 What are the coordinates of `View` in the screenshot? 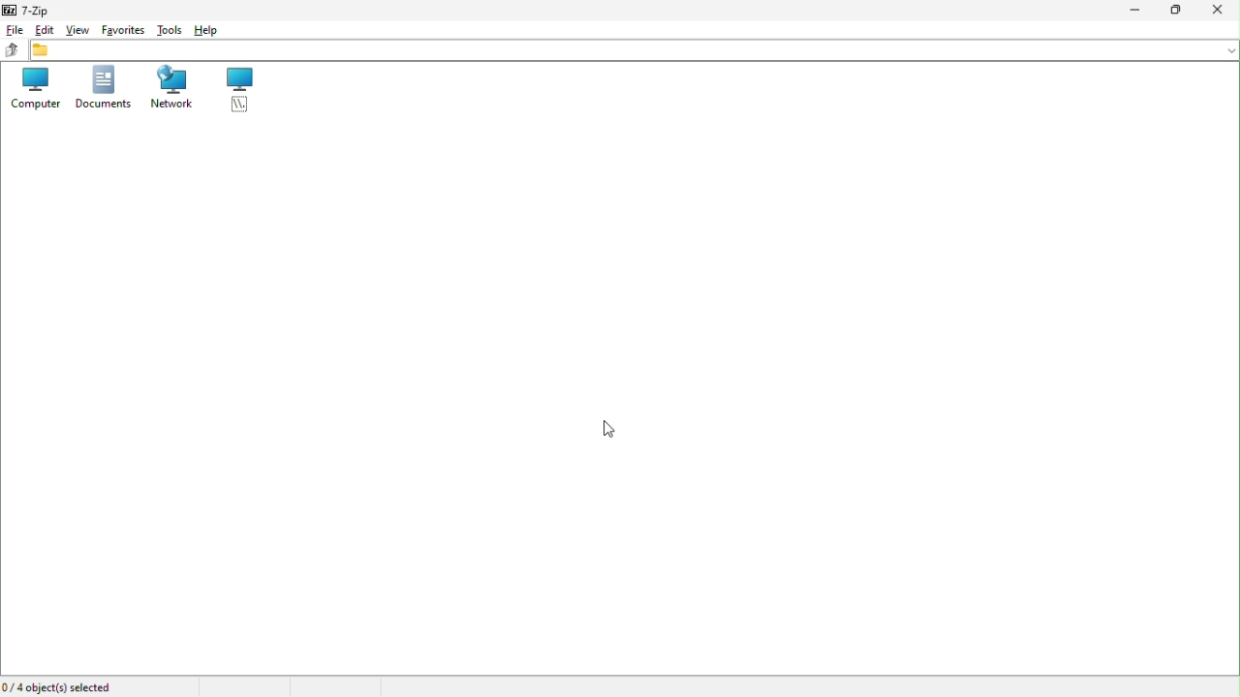 It's located at (74, 29).